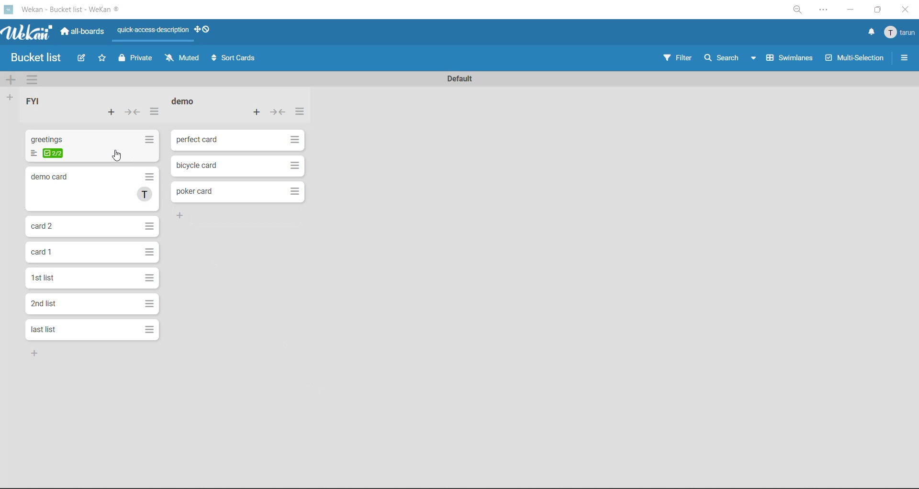 The height and width of the screenshot is (489, 919). What do you see at coordinates (901, 33) in the screenshot?
I see `menu` at bounding box center [901, 33].